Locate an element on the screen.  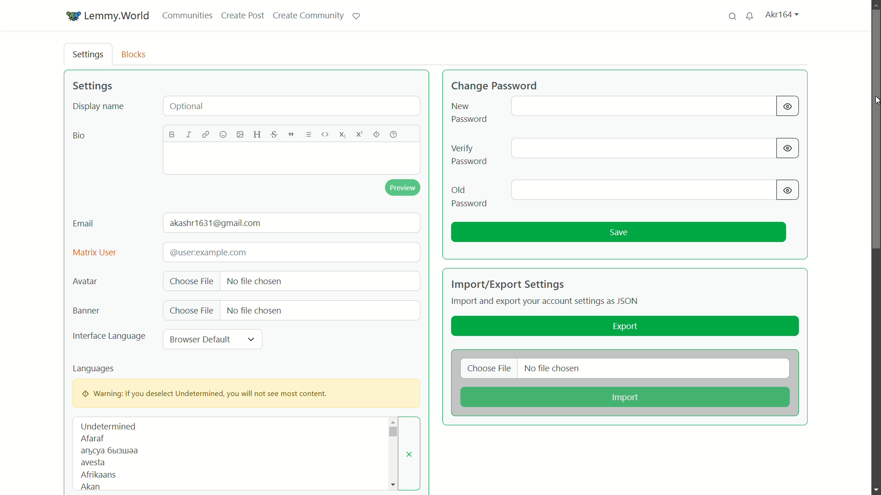
sccroll bar is located at coordinates (392, 432).